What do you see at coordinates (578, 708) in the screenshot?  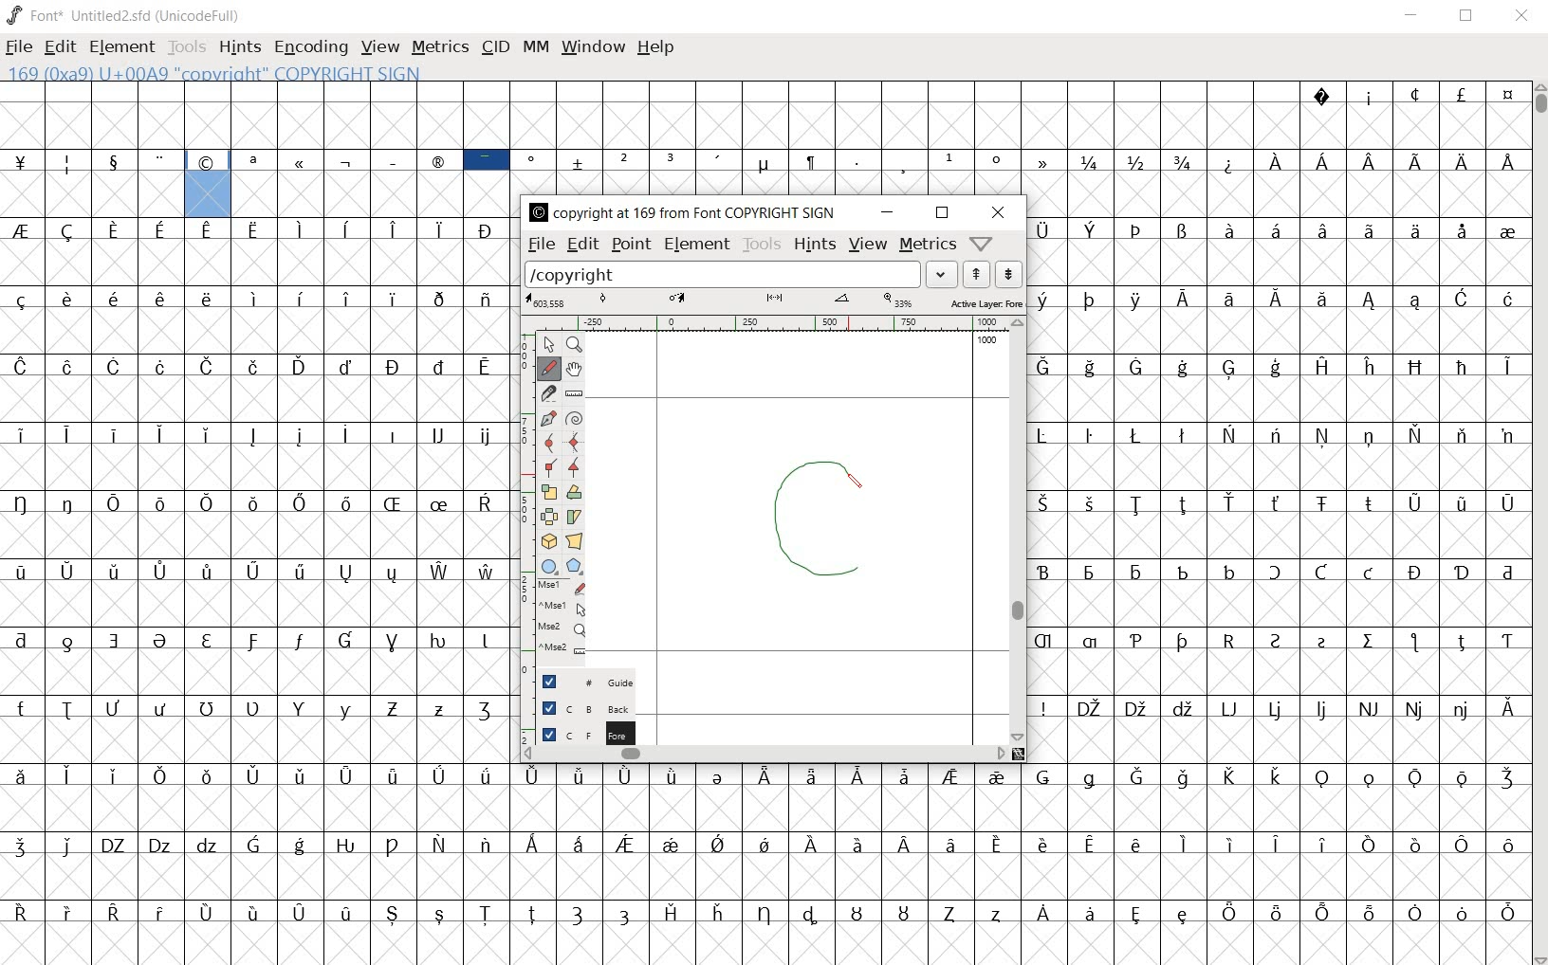 I see `background layer` at bounding box center [578, 708].